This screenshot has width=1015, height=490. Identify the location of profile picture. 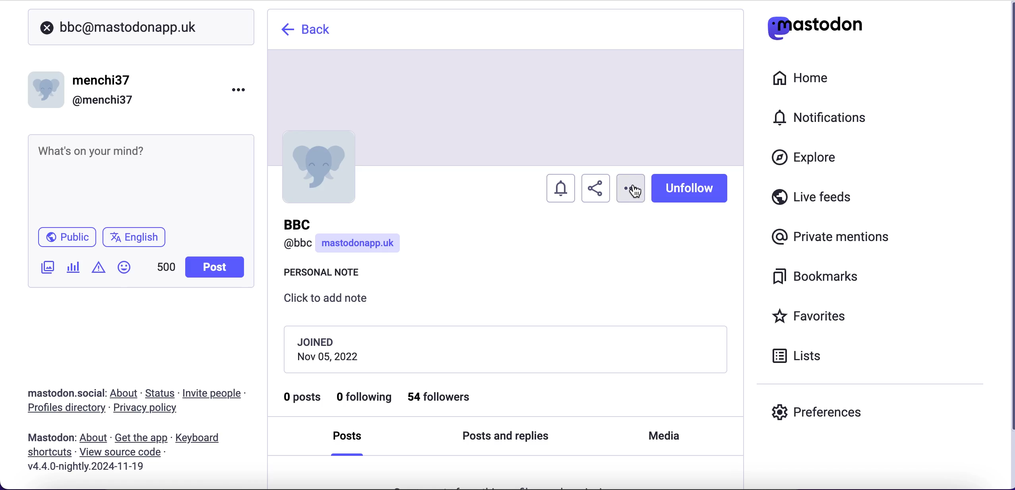
(329, 167).